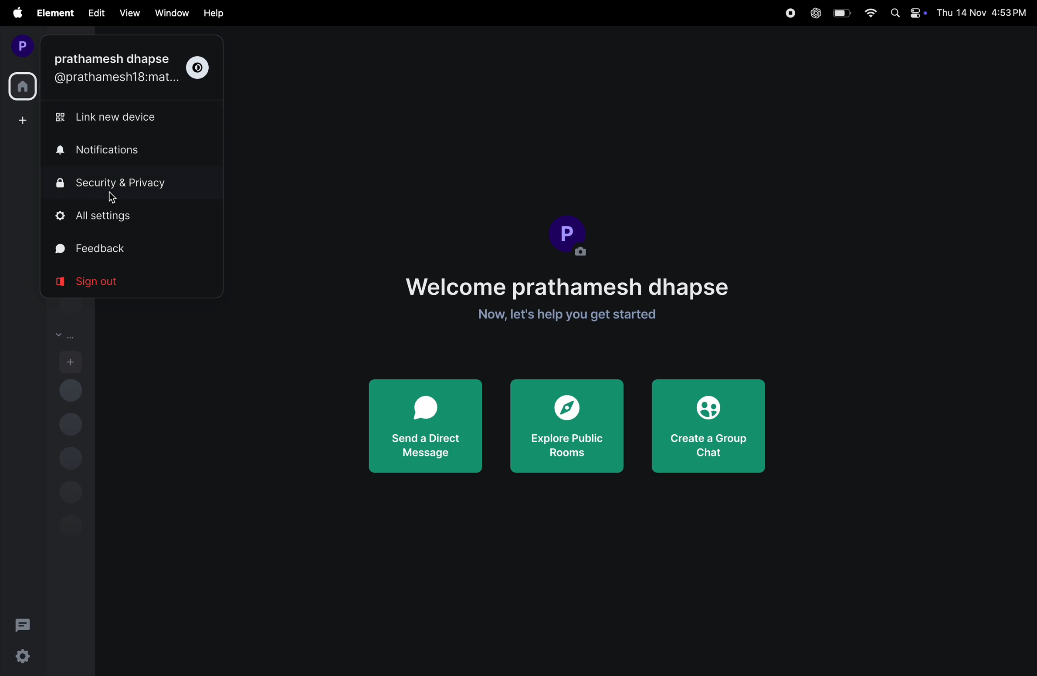  Describe the element at coordinates (128, 217) in the screenshot. I see `all settings` at that location.